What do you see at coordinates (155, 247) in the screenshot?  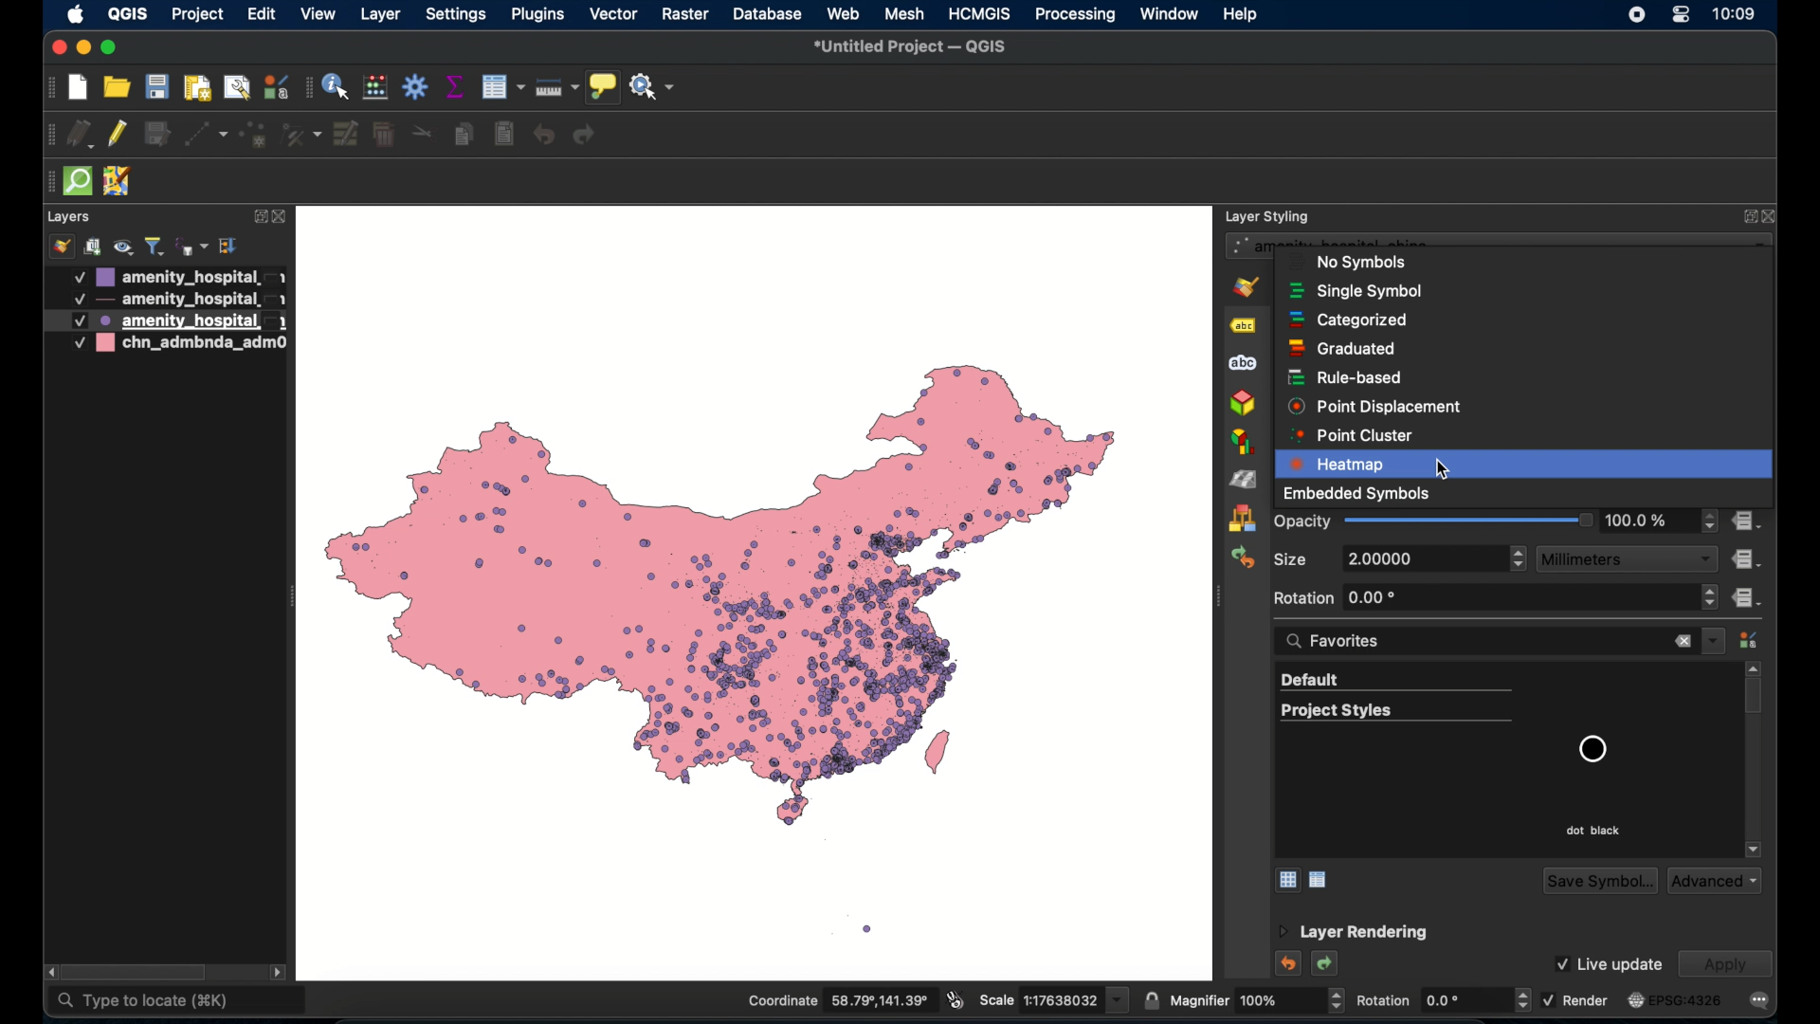 I see `filter legend` at bounding box center [155, 247].